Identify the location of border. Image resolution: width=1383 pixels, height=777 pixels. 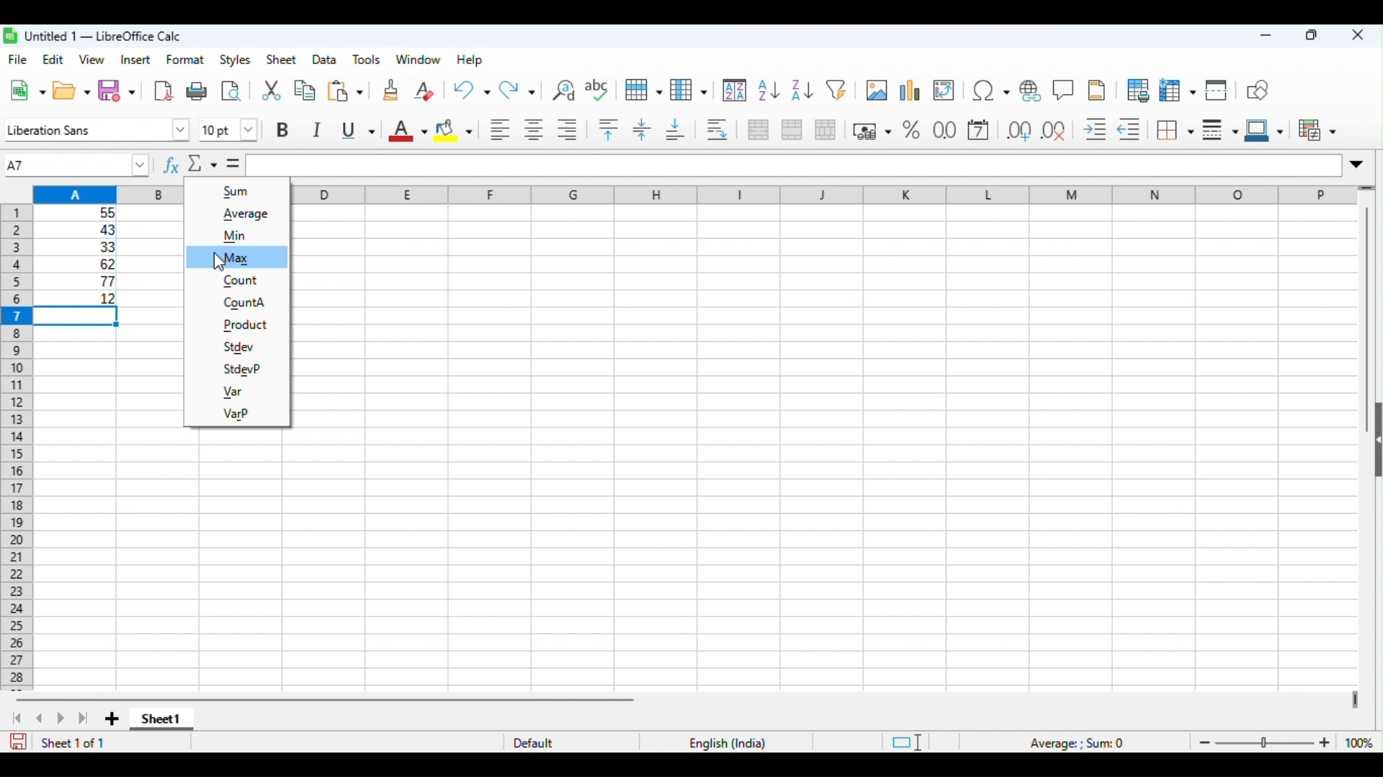
(1175, 130).